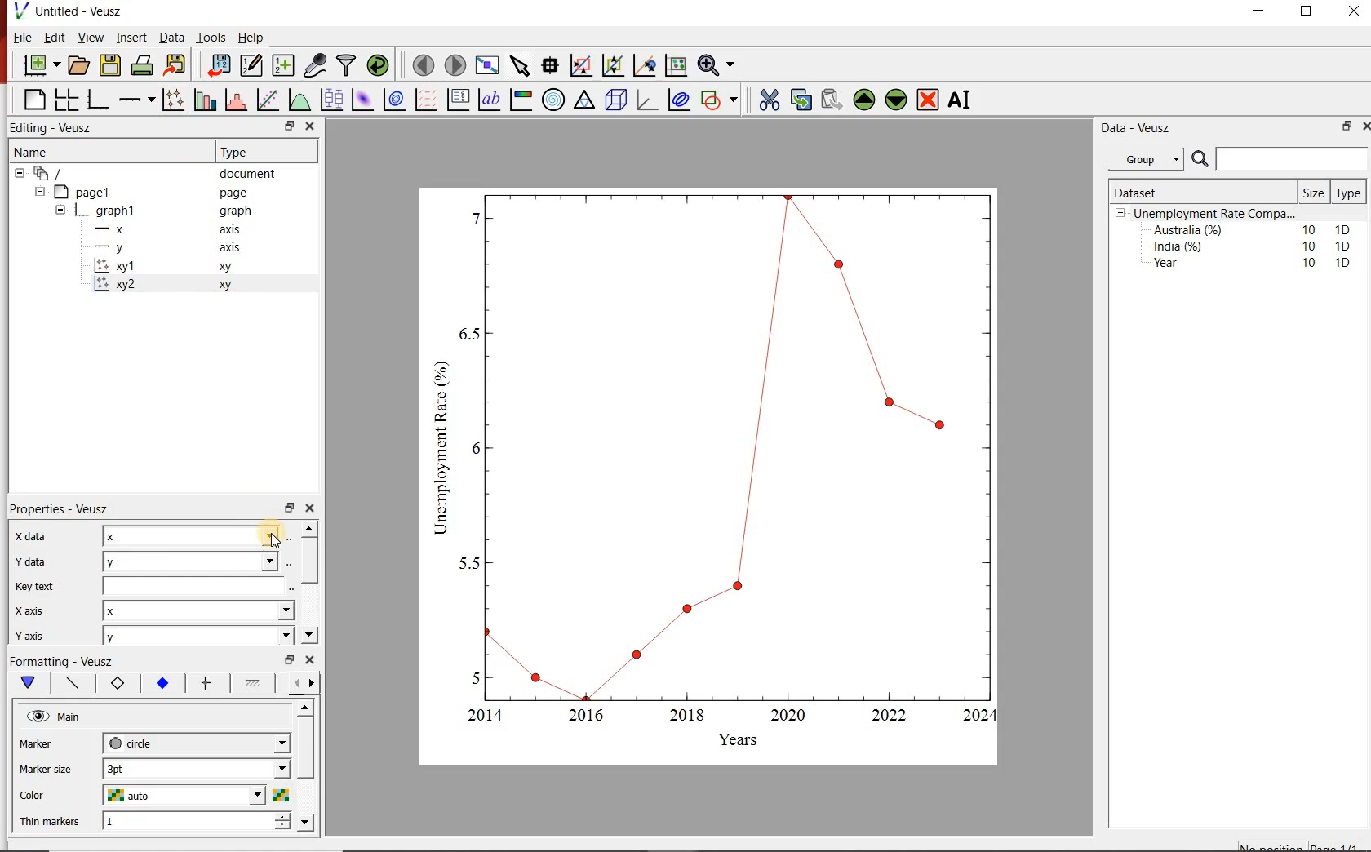 The image size is (1371, 852). I want to click on India (%) 10 1D, so click(1253, 246).